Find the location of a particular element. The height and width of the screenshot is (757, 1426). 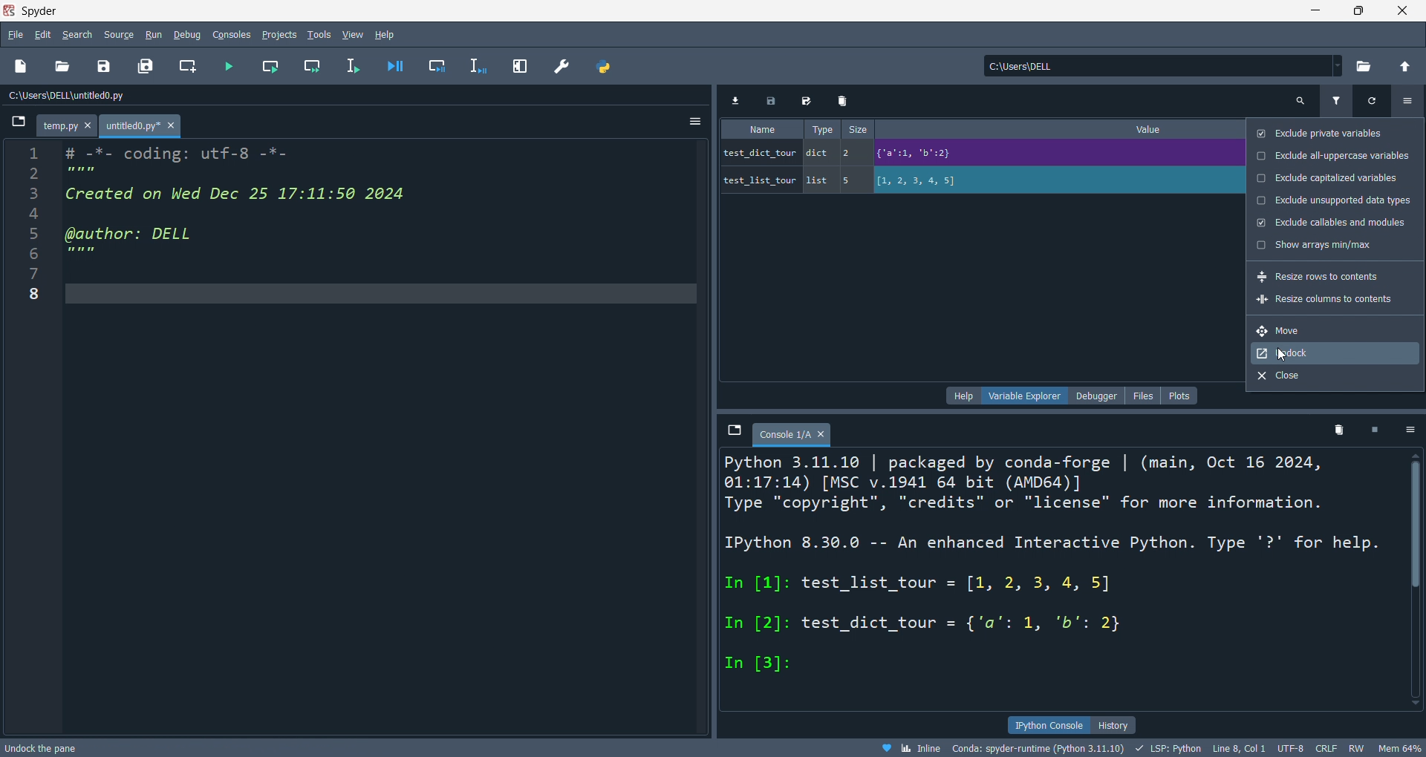

tools is located at coordinates (319, 35).